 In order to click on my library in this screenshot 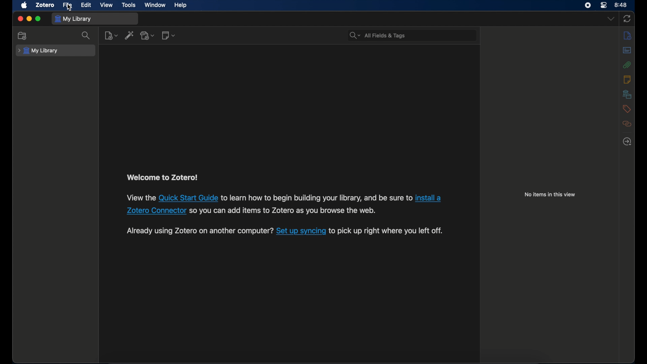, I will do `click(39, 51)`.